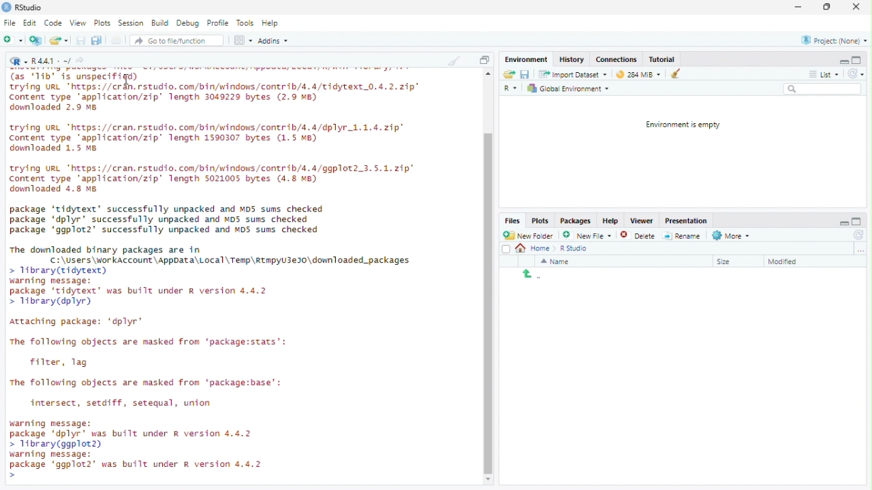 Image resolution: width=872 pixels, height=490 pixels. I want to click on Edit, so click(30, 23).